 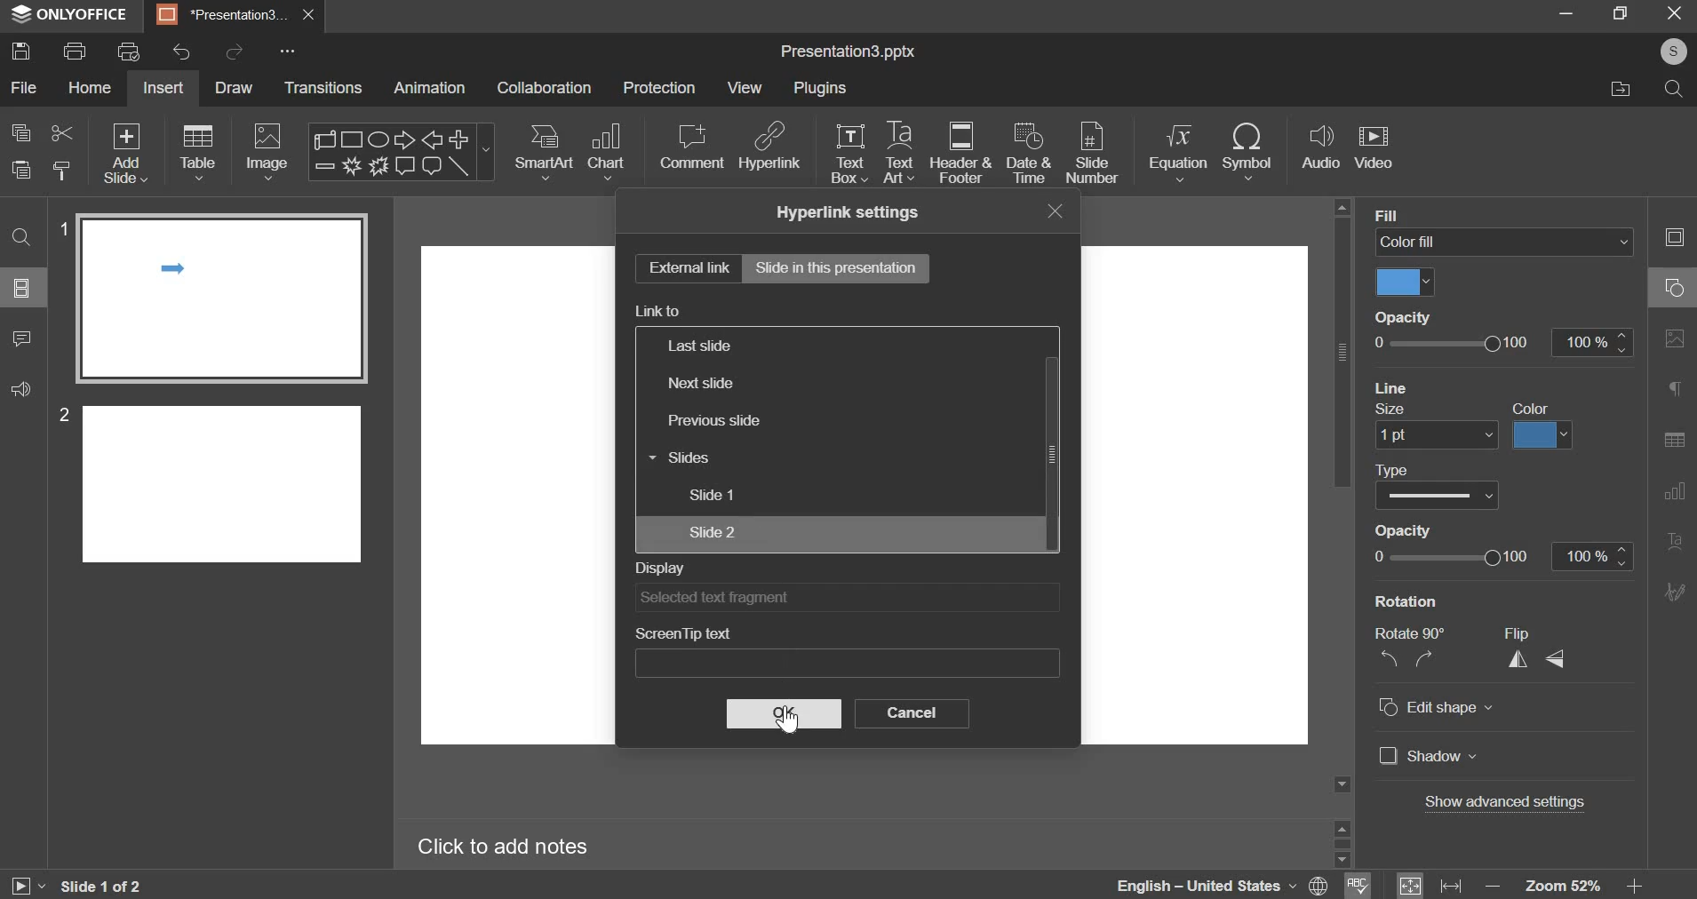 What do you see at coordinates (1674, 287) in the screenshot?
I see `Shape settings` at bounding box center [1674, 287].